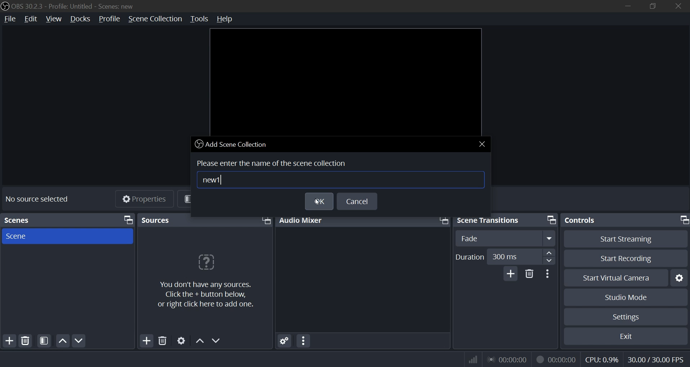 The height and width of the screenshot is (367, 690). Describe the element at coordinates (80, 20) in the screenshot. I see `docks` at that location.